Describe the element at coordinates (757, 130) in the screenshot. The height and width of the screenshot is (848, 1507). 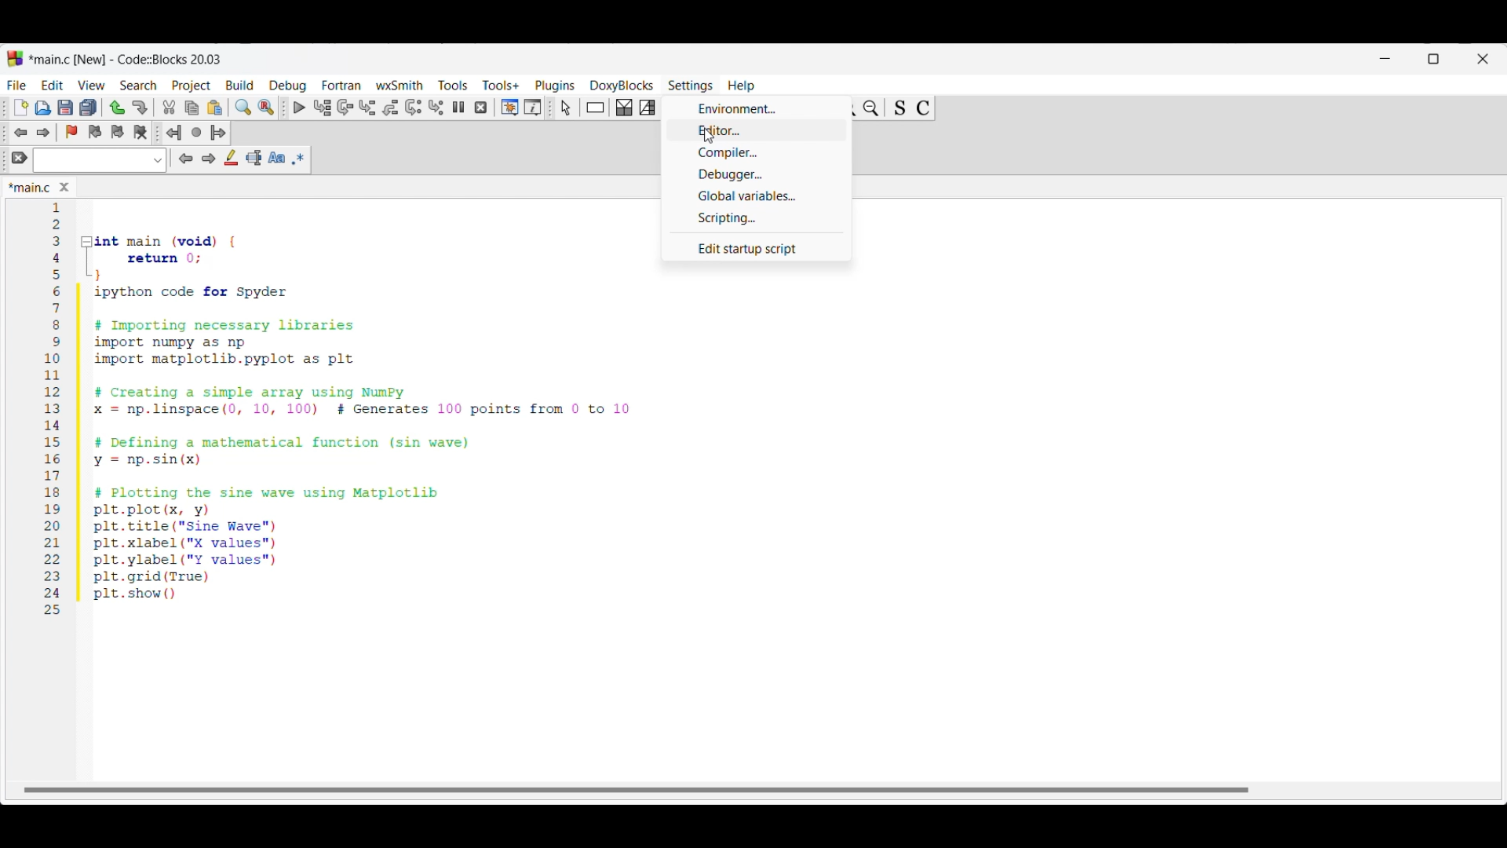
I see `Editor` at that location.